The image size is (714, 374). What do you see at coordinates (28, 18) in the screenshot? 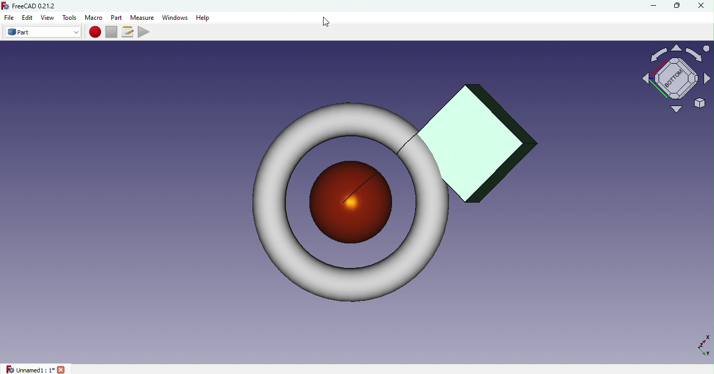
I see `Edit` at bounding box center [28, 18].